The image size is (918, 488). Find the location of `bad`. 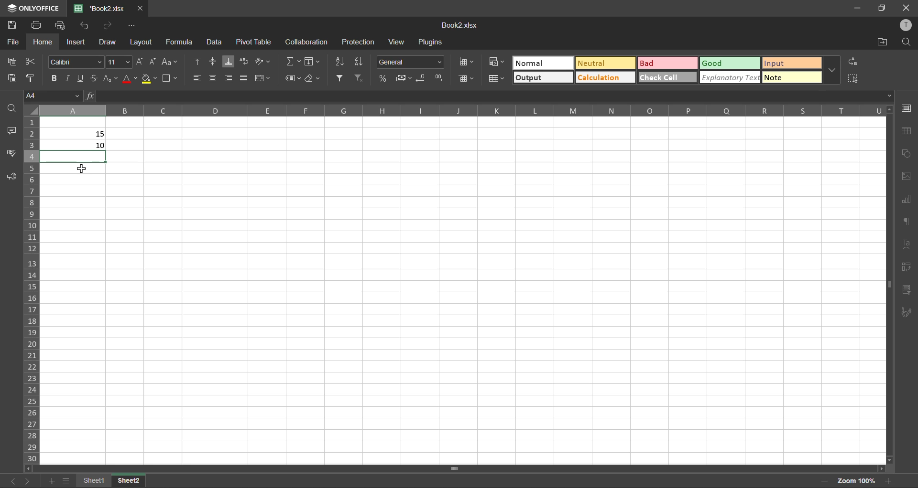

bad is located at coordinates (667, 63).